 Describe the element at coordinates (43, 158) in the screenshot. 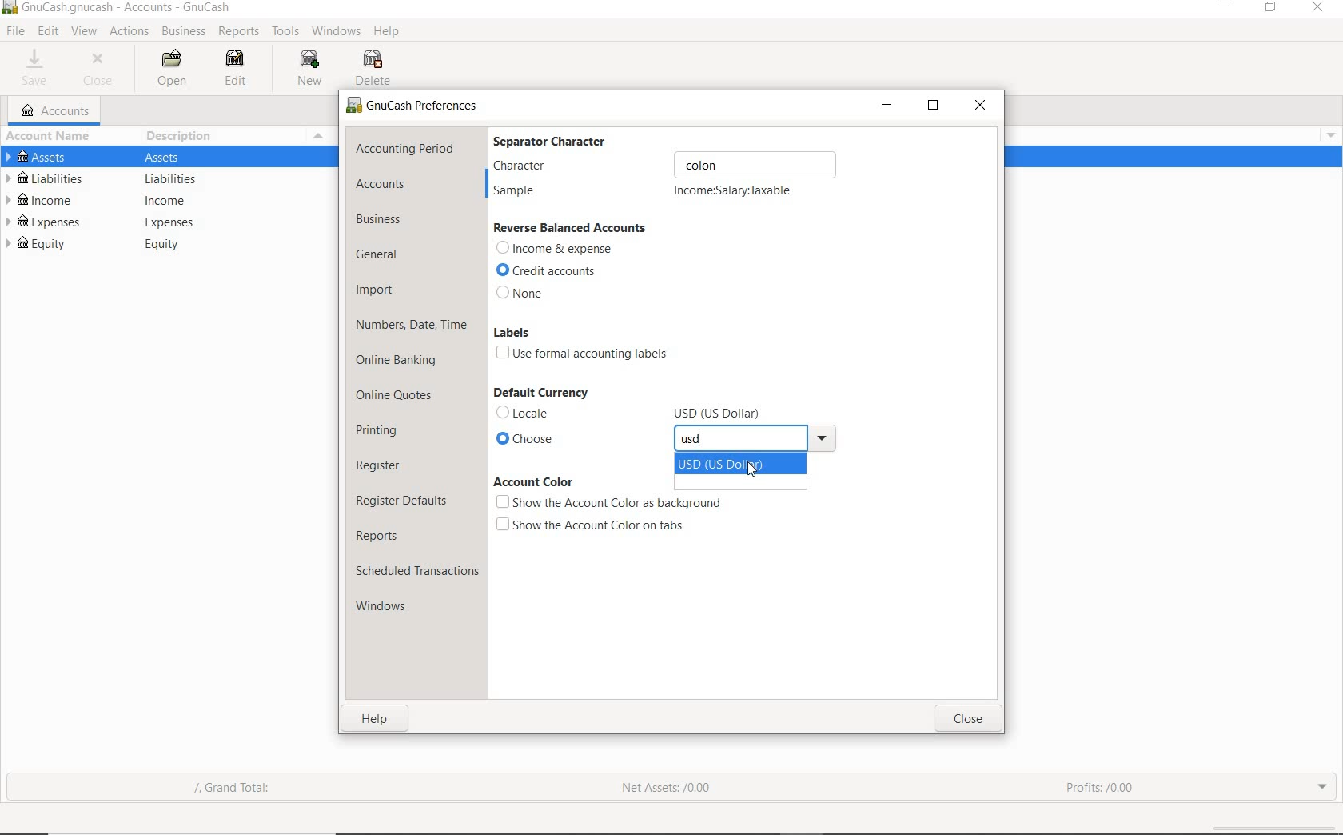

I see `ASSETS` at that location.